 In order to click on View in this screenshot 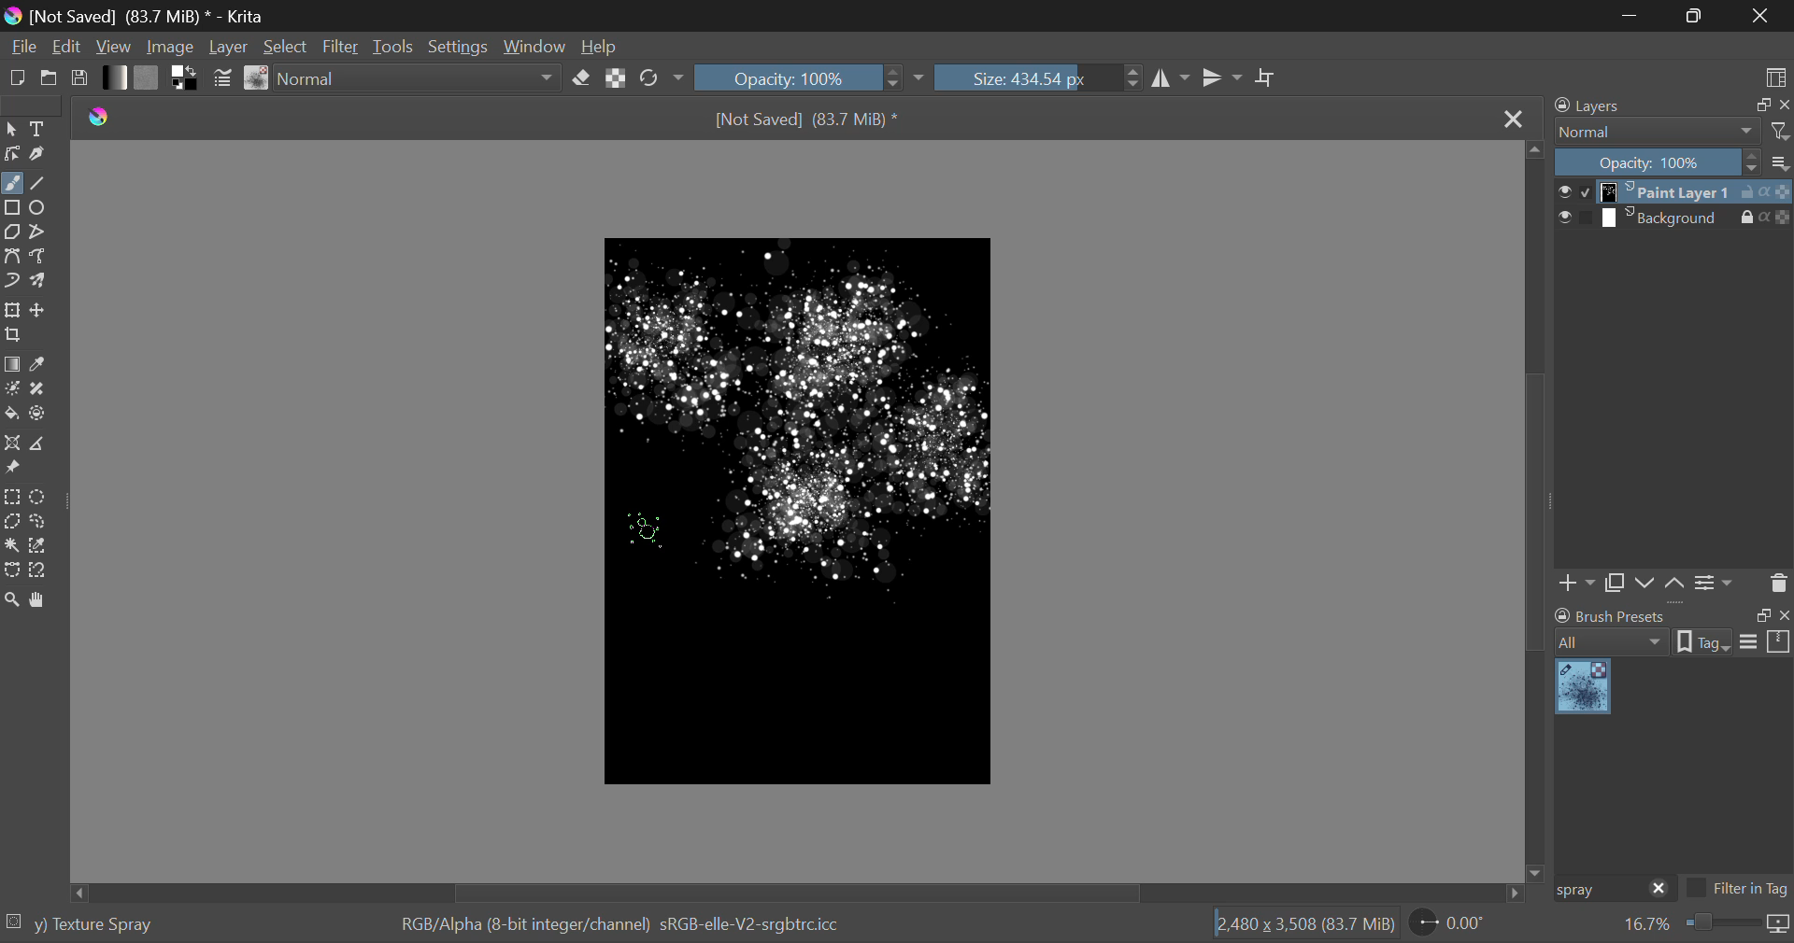, I will do `click(117, 47)`.